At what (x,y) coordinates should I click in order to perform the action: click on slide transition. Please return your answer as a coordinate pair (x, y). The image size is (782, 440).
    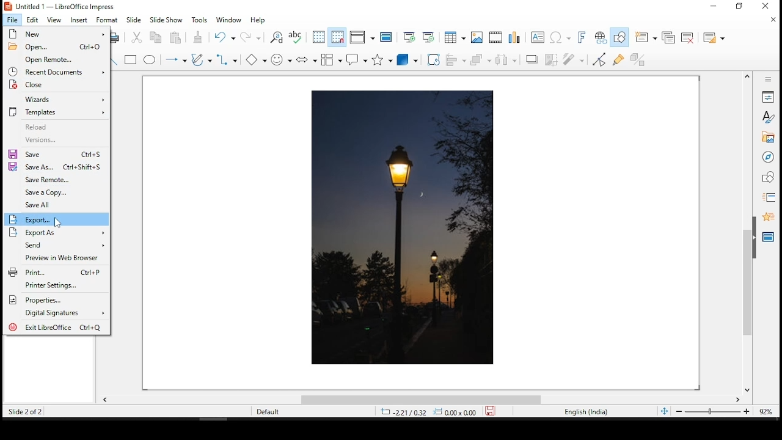
    Looking at the image, I should click on (770, 198).